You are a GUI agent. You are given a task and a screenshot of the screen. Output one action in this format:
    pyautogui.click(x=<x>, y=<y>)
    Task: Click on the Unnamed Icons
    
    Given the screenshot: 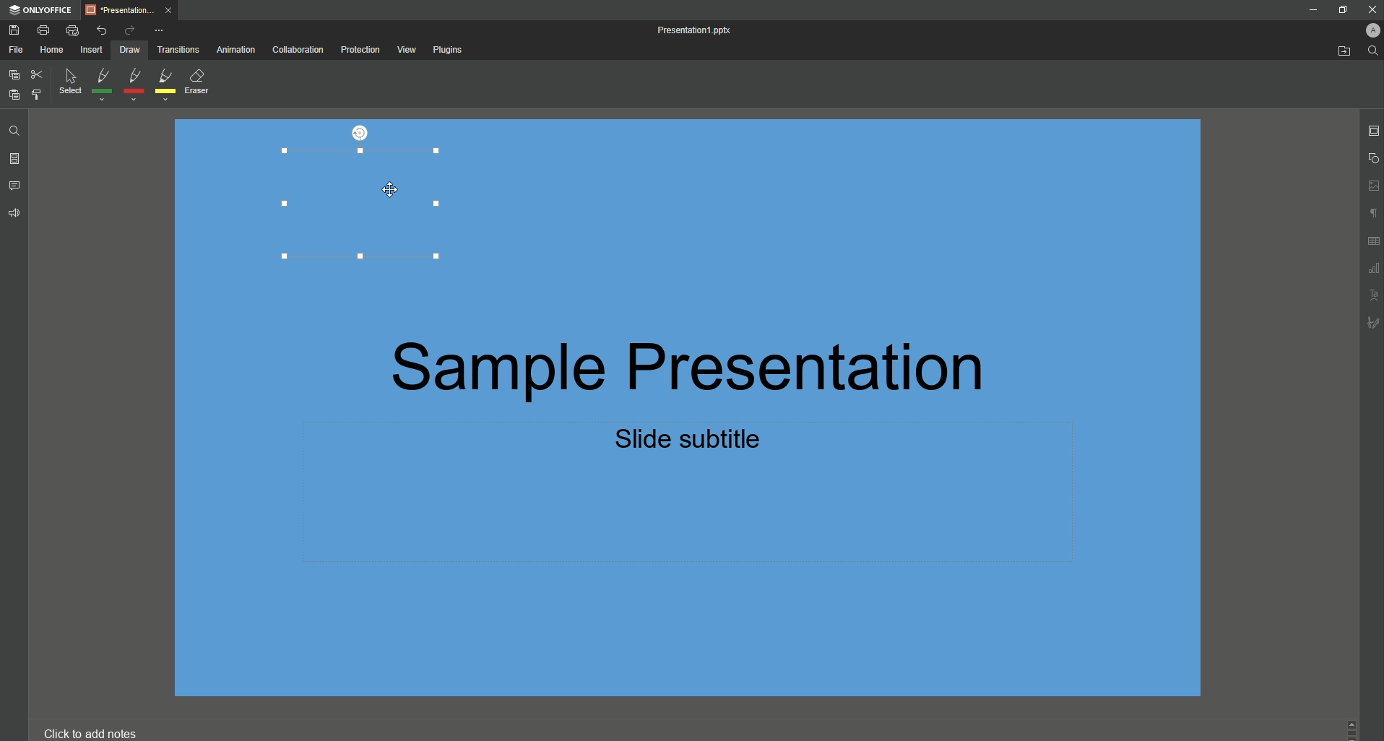 What is the action you would take?
    pyautogui.click(x=1370, y=253)
    